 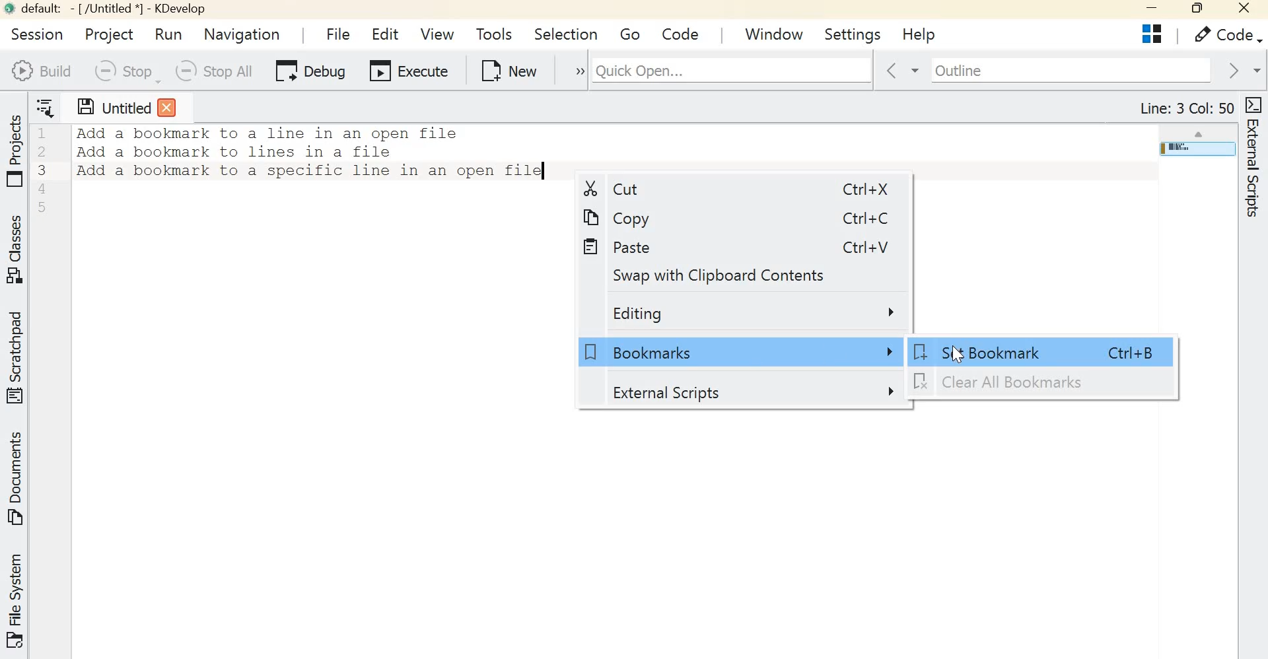 What do you see at coordinates (920, 34) in the screenshot?
I see `Help` at bounding box center [920, 34].